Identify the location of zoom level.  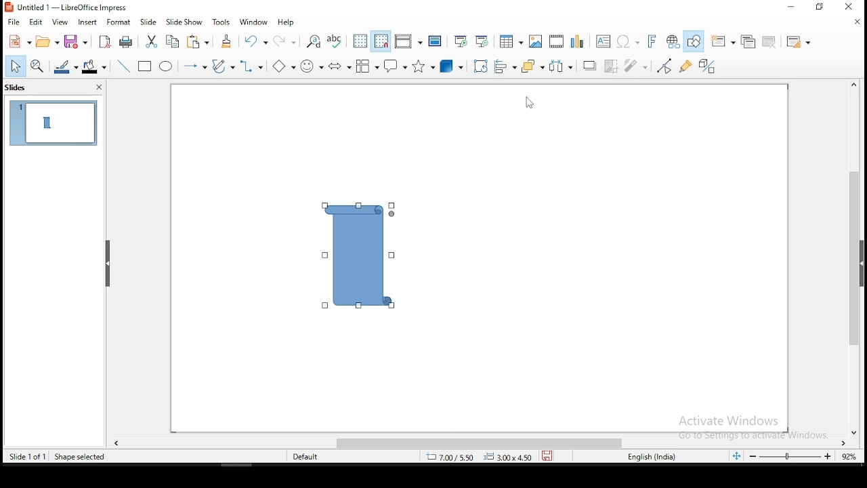
(847, 455).